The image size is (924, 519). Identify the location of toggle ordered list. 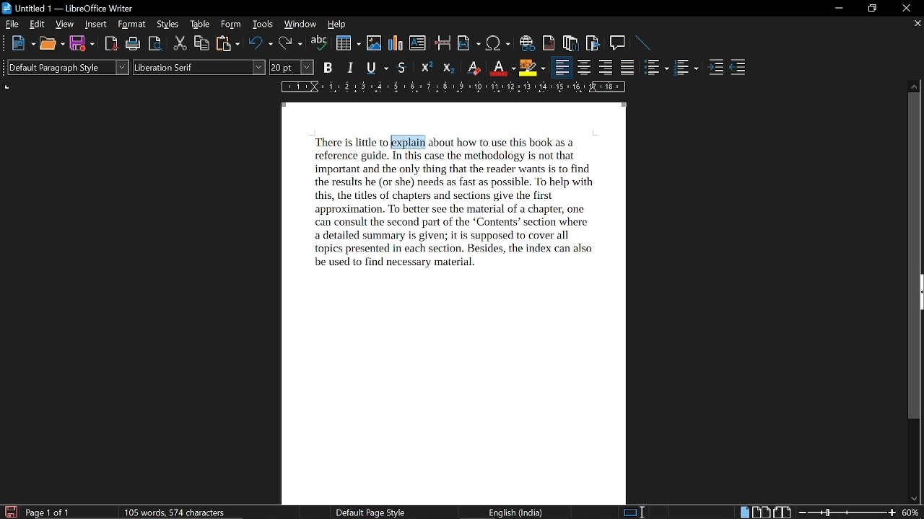
(657, 68).